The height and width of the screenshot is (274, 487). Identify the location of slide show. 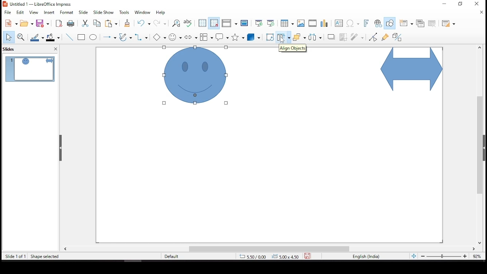
(103, 12).